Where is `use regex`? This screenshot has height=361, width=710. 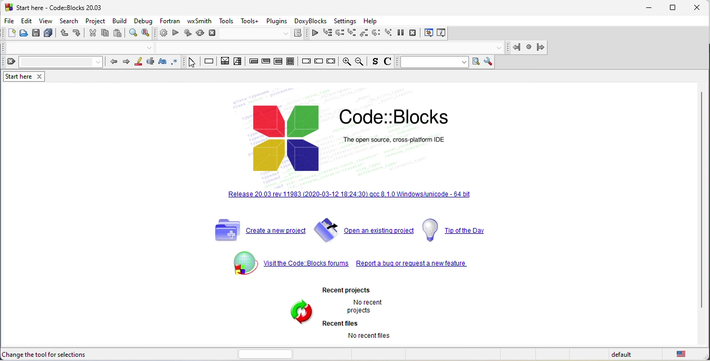 use regex is located at coordinates (176, 62).